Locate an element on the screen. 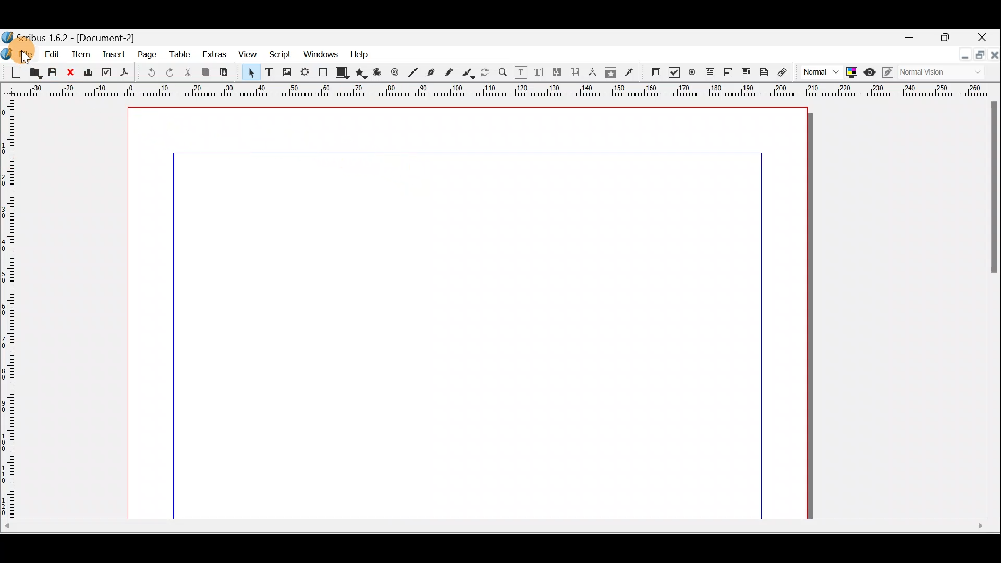 The height and width of the screenshot is (563, 1001). Select item is located at coordinates (251, 75).